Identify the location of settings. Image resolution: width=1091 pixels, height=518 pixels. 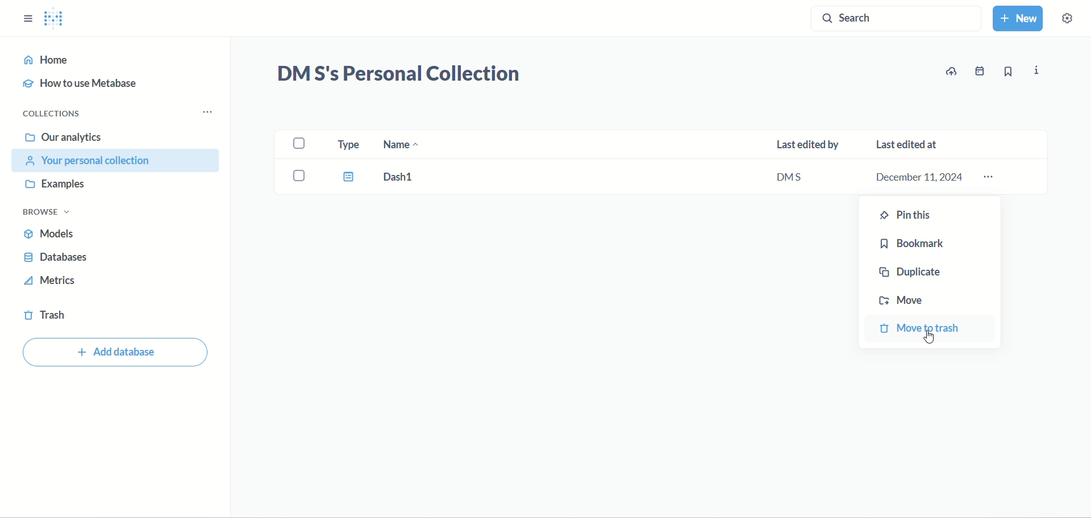
(1073, 22).